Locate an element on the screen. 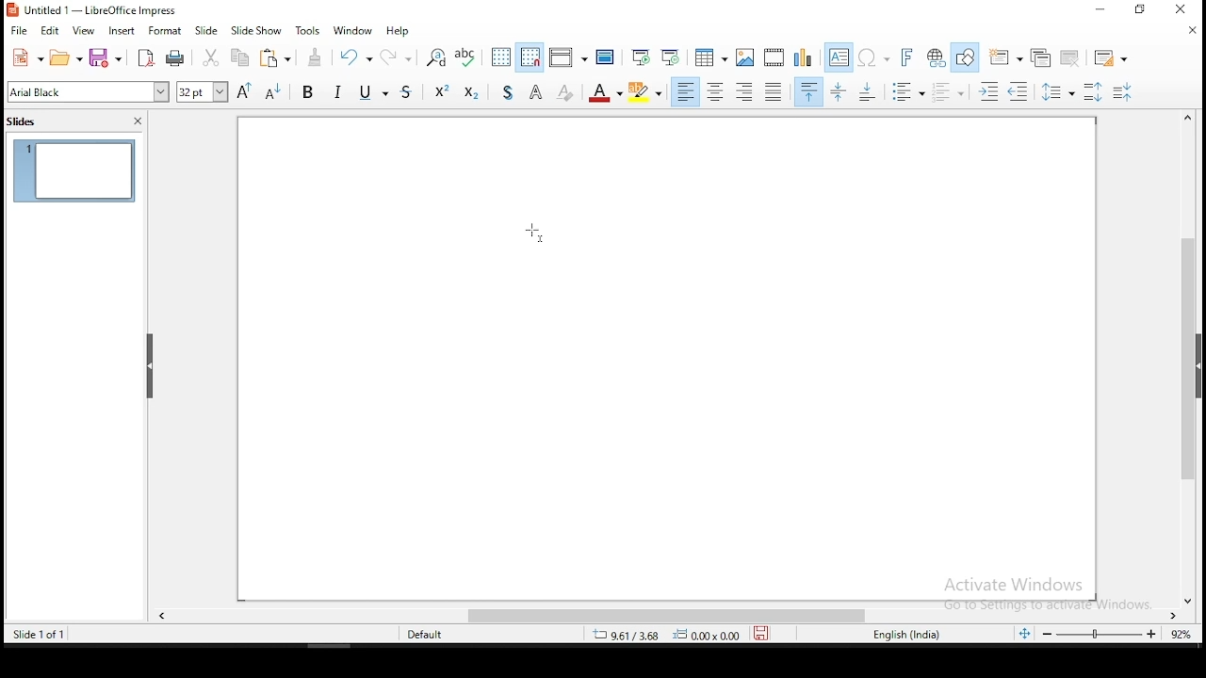 Image resolution: width=1206 pixels, height=678 pixels. scroll bar is located at coordinates (1190, 358).